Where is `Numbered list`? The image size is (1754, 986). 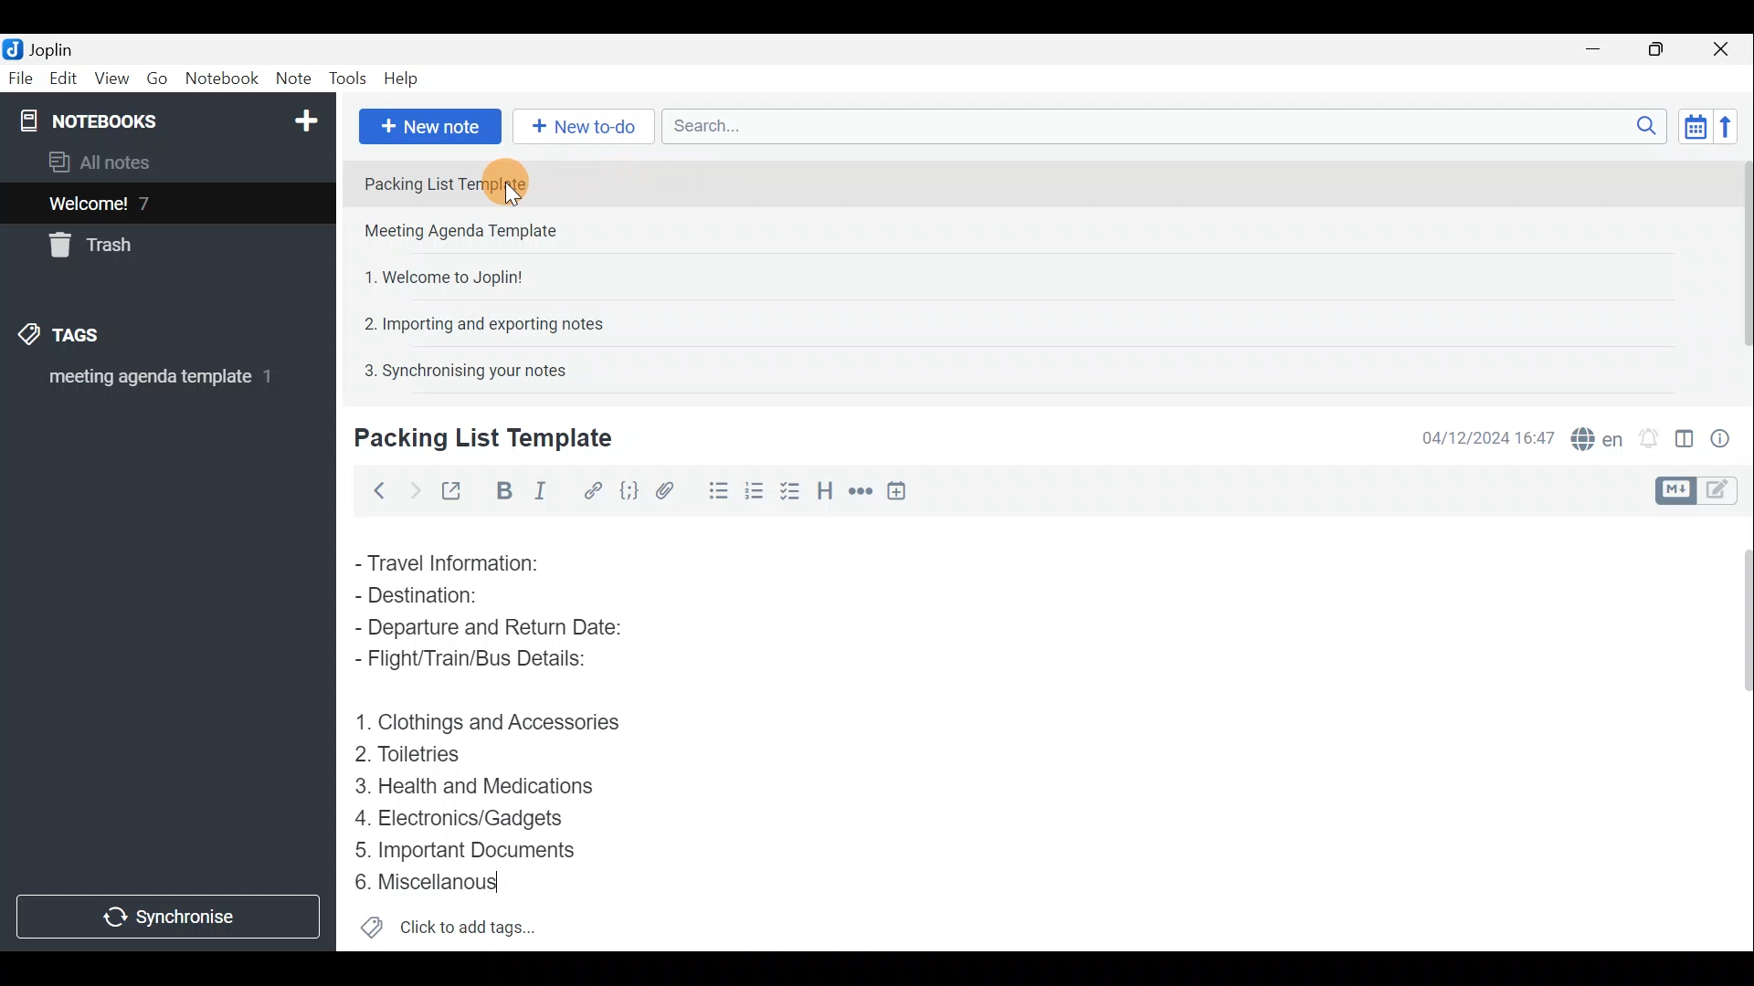 Numbered list is located at coordinates (792, 490).